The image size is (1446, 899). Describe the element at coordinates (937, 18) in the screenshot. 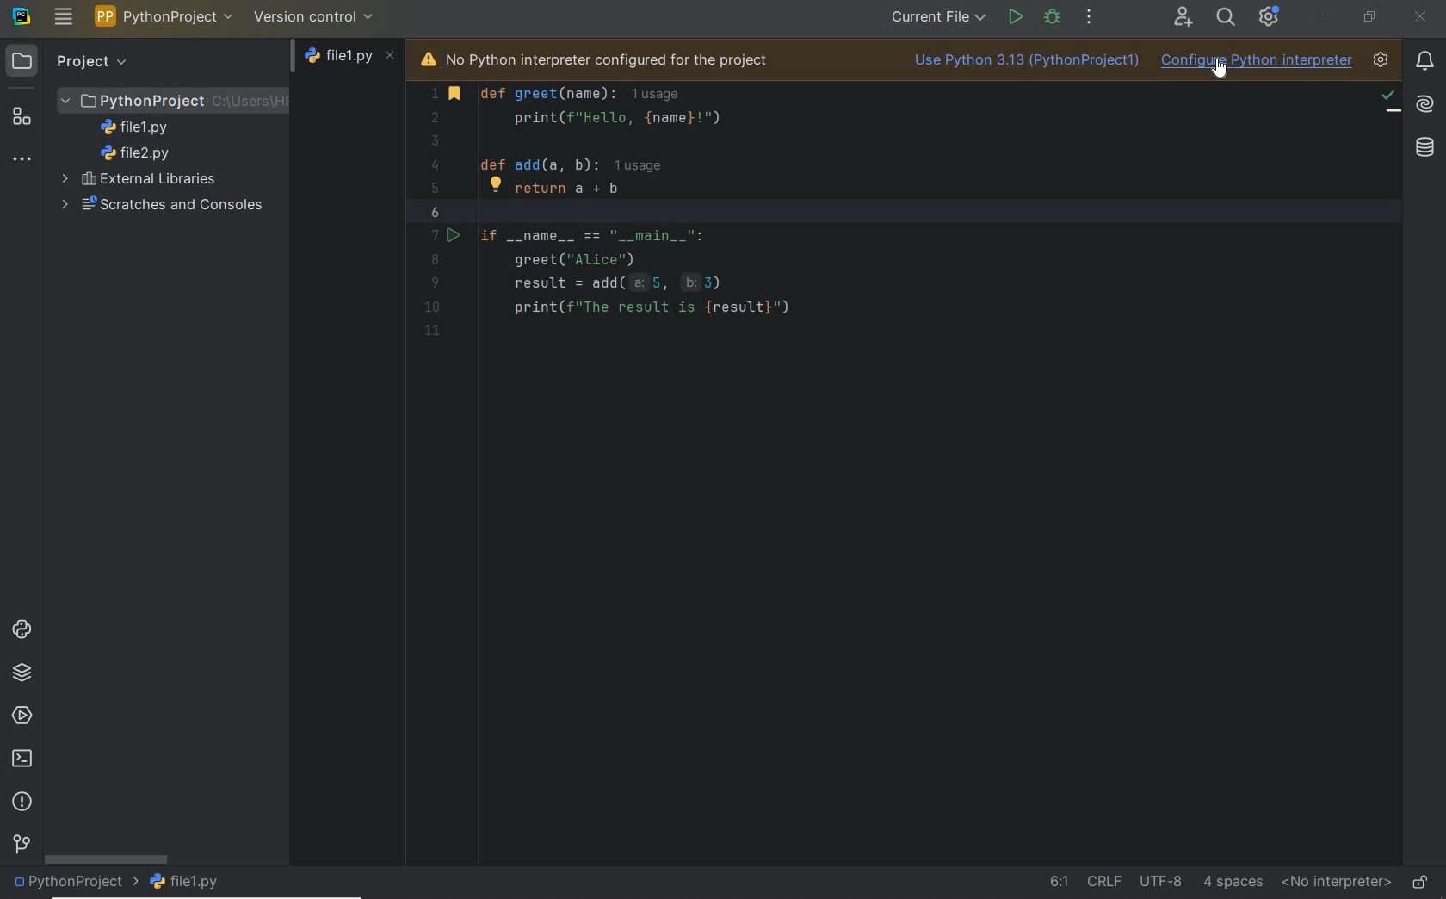

I see `current file` at that location.